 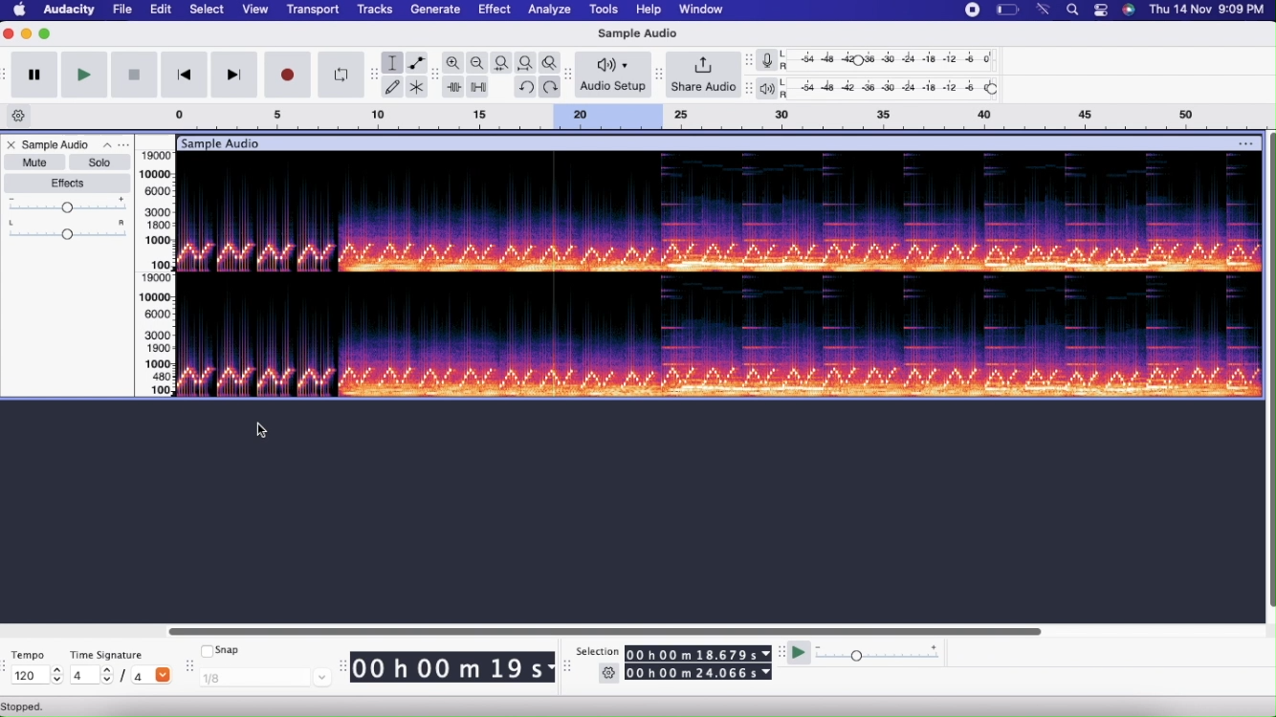 What do you see at coordinates (59, 143) in the screenshot?
I see `Sample Audio` at bounding box center [59, 143].